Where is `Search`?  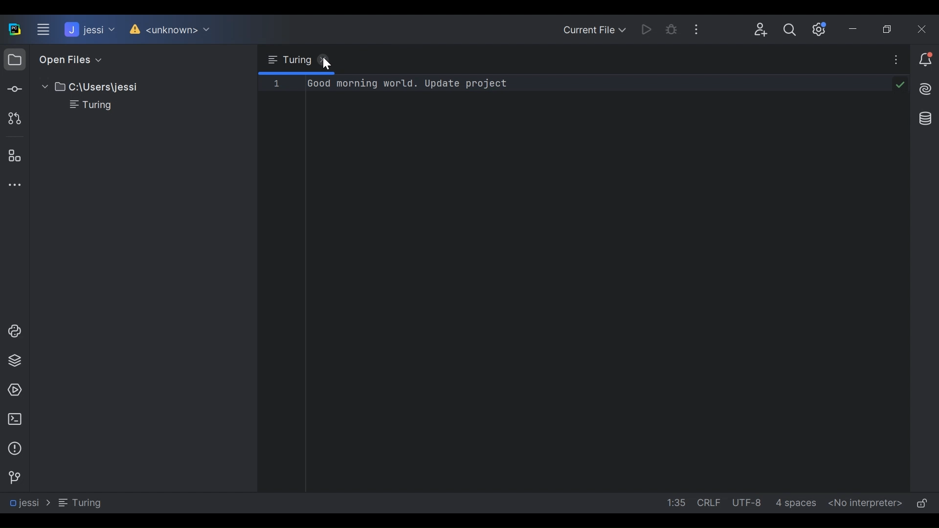 Search is located at coordinates (790, 29).